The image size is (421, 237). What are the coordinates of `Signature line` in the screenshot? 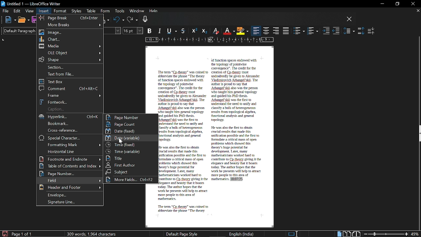 It's located at (71, 202).